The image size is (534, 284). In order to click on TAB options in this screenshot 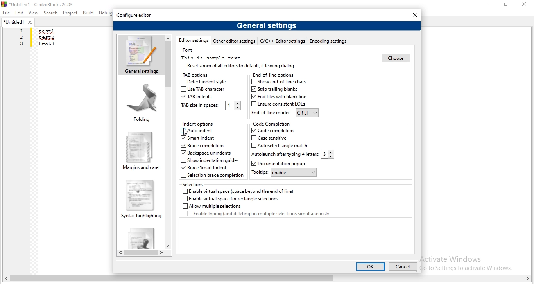, I will do `click(194, 75)`.